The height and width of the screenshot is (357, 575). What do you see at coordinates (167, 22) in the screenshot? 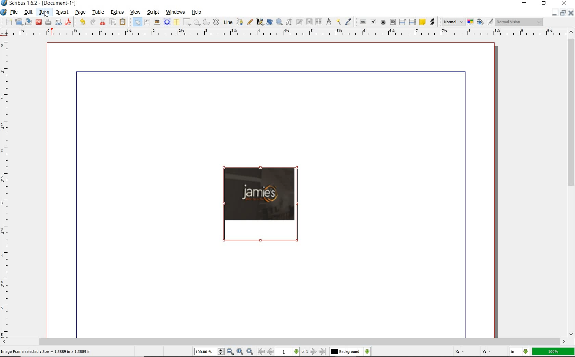
I see `render frame` at bounding box center [167, 22].